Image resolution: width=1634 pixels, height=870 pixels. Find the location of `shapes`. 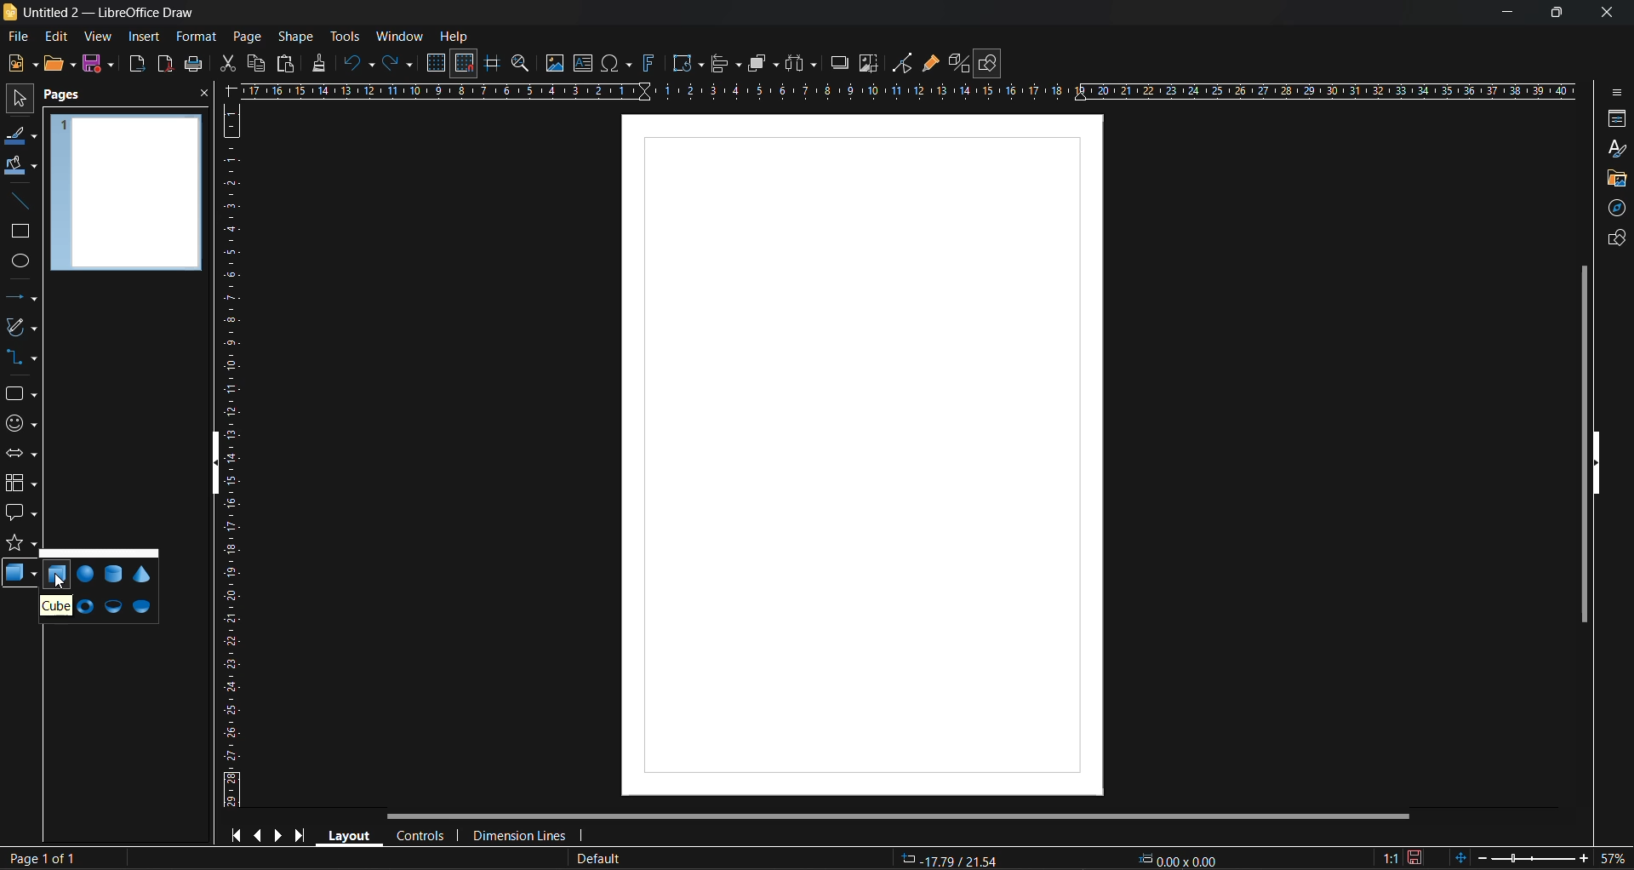

shapes is located at coordinates (1613, 241).